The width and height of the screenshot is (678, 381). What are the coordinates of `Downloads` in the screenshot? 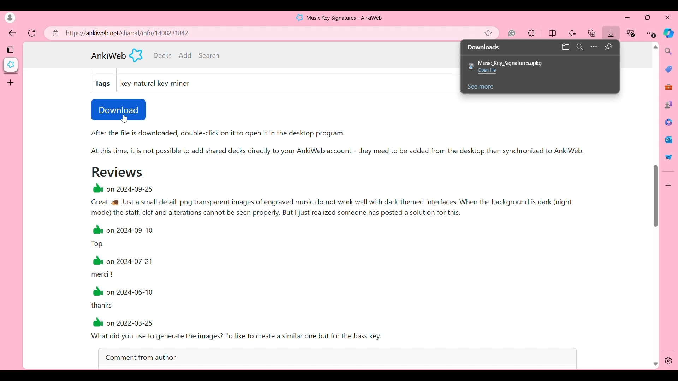 It's located at (484, 47).